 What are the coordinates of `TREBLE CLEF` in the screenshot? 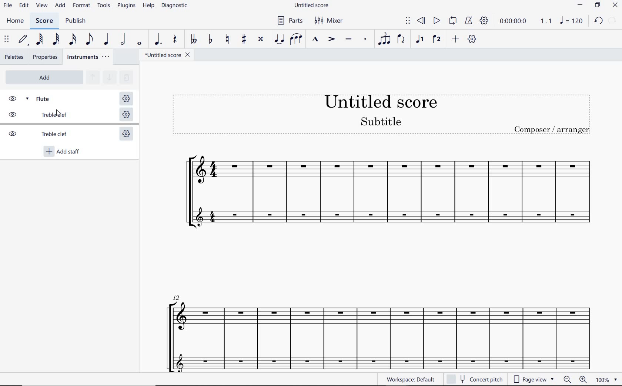 It's located at (46, 135).